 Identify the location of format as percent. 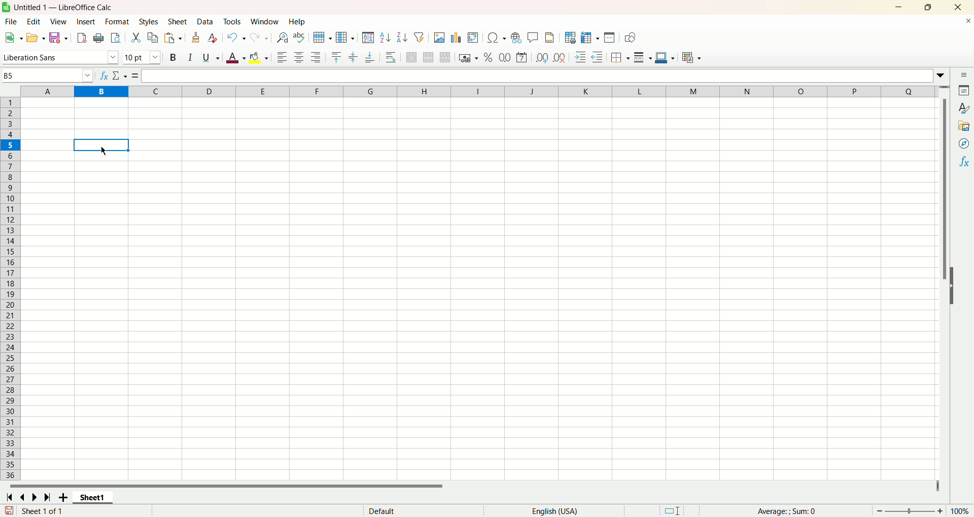
(490, 57).